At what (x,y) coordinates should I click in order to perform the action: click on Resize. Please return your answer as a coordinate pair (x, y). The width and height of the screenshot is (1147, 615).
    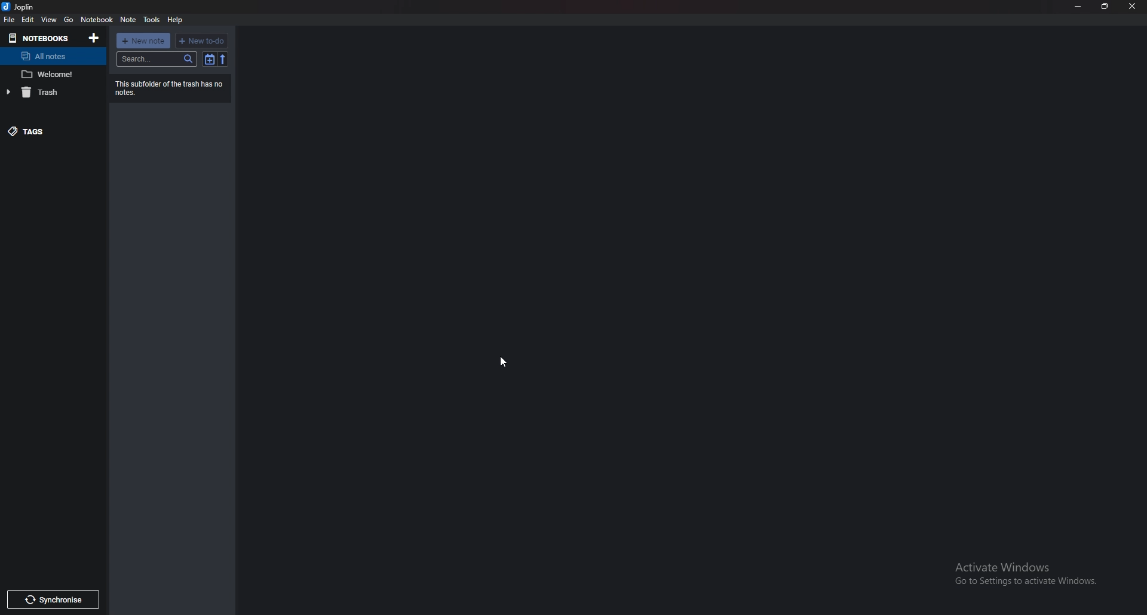
    Looking at the image, I should click on (1105, 7).